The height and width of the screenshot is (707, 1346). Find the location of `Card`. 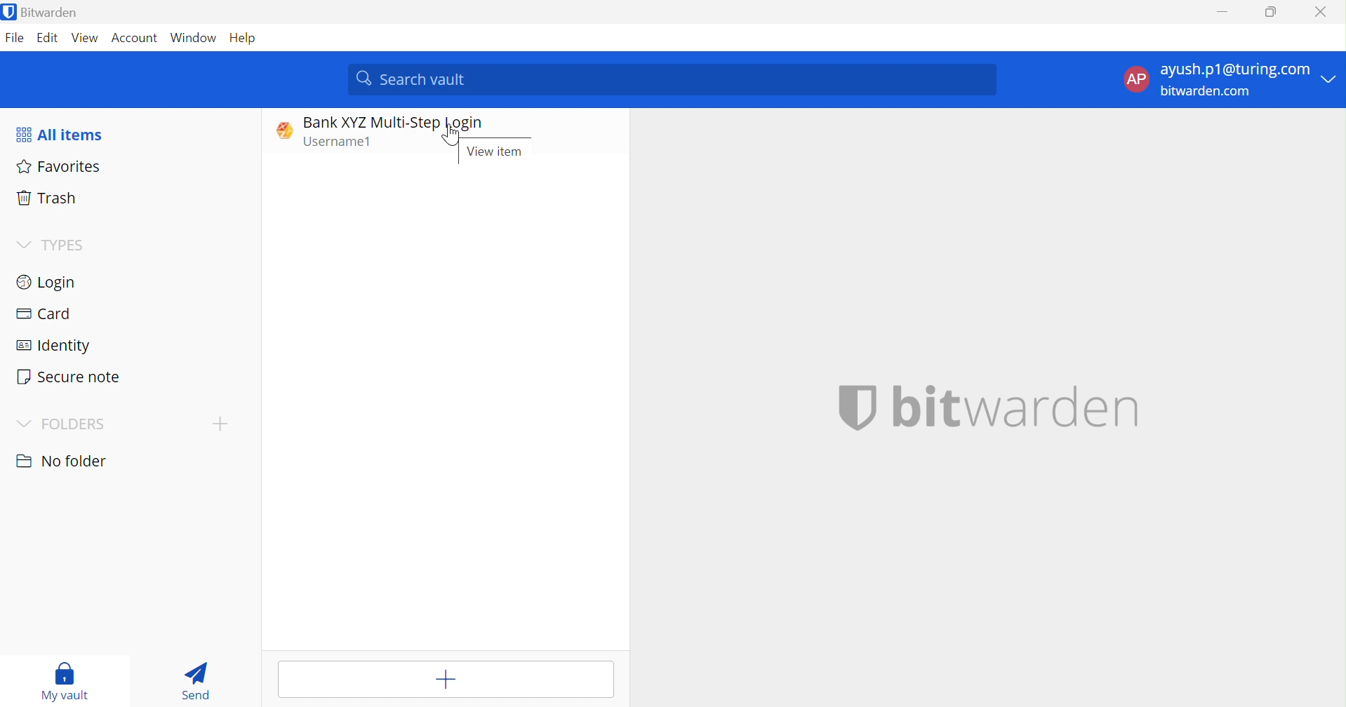

Card is located at coordinates (43, 313).